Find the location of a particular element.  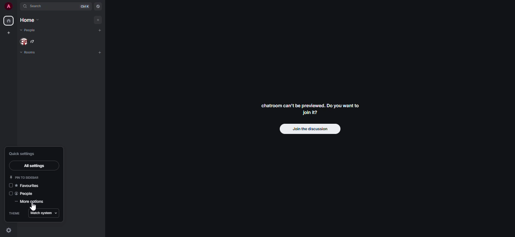

people is located at coordinates (29, 30).